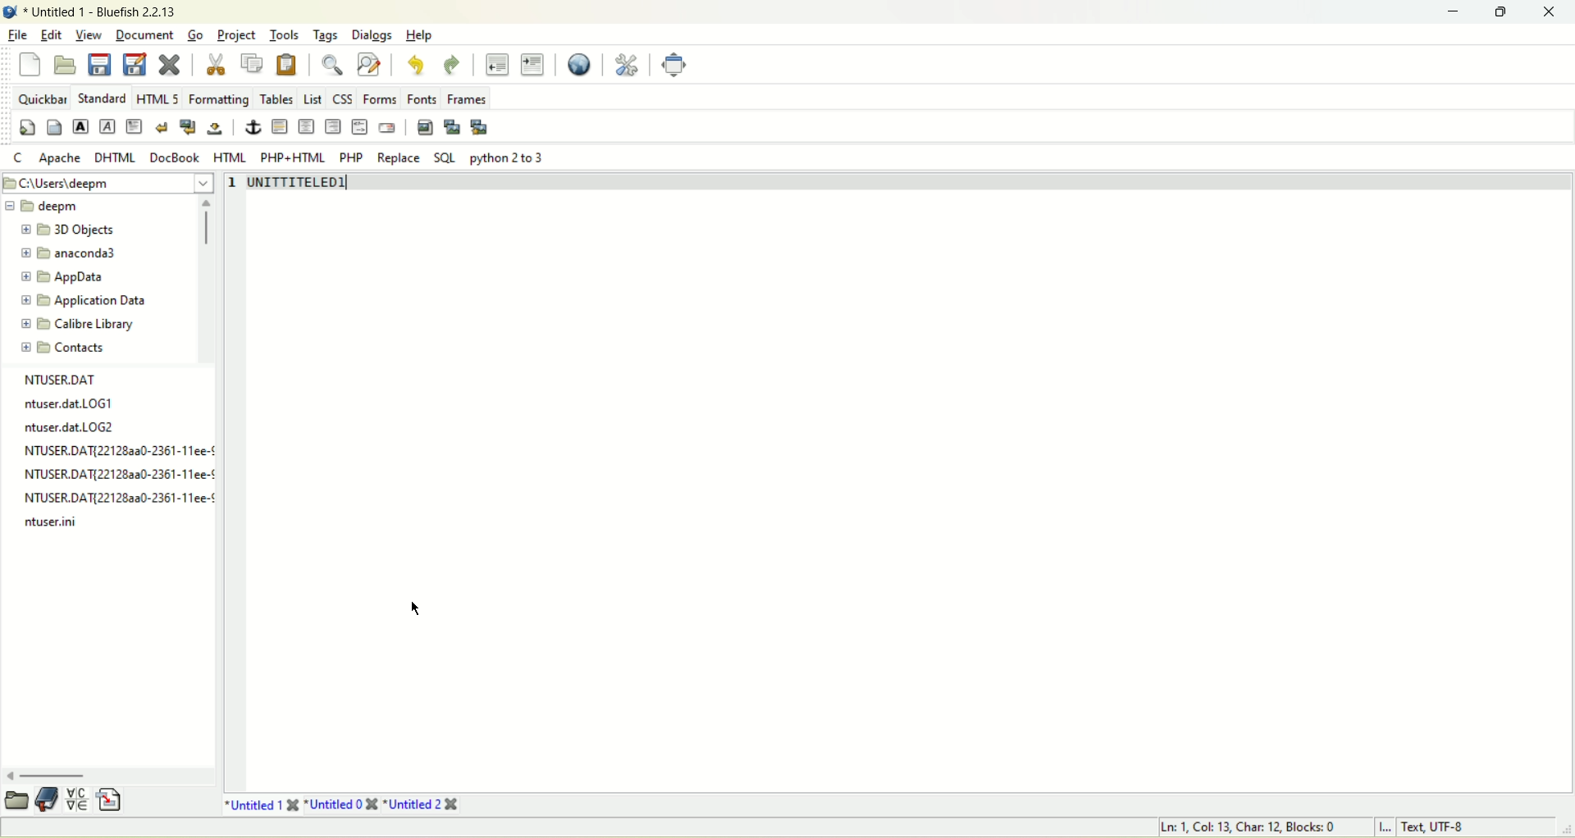 Image resolution: width=1575 pixels, height=838 pixels. I want to click on advanced find and replace, so click(372, 64).